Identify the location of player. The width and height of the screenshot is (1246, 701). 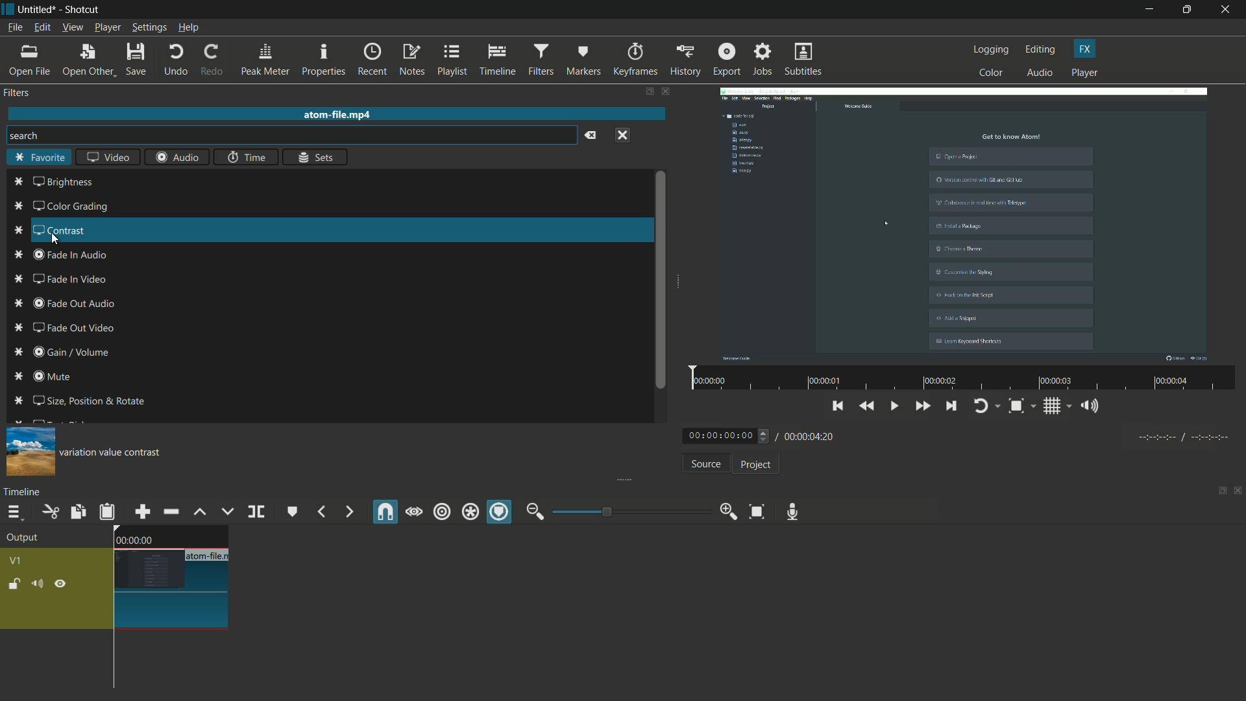
(1084, 73).